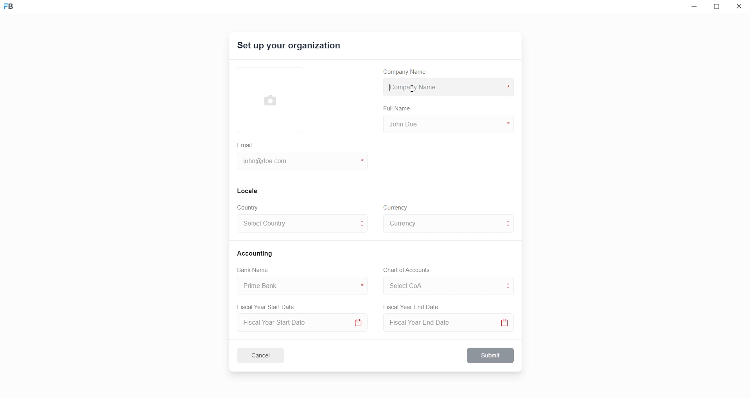  I want to click on Cancel , so click(266, 355).